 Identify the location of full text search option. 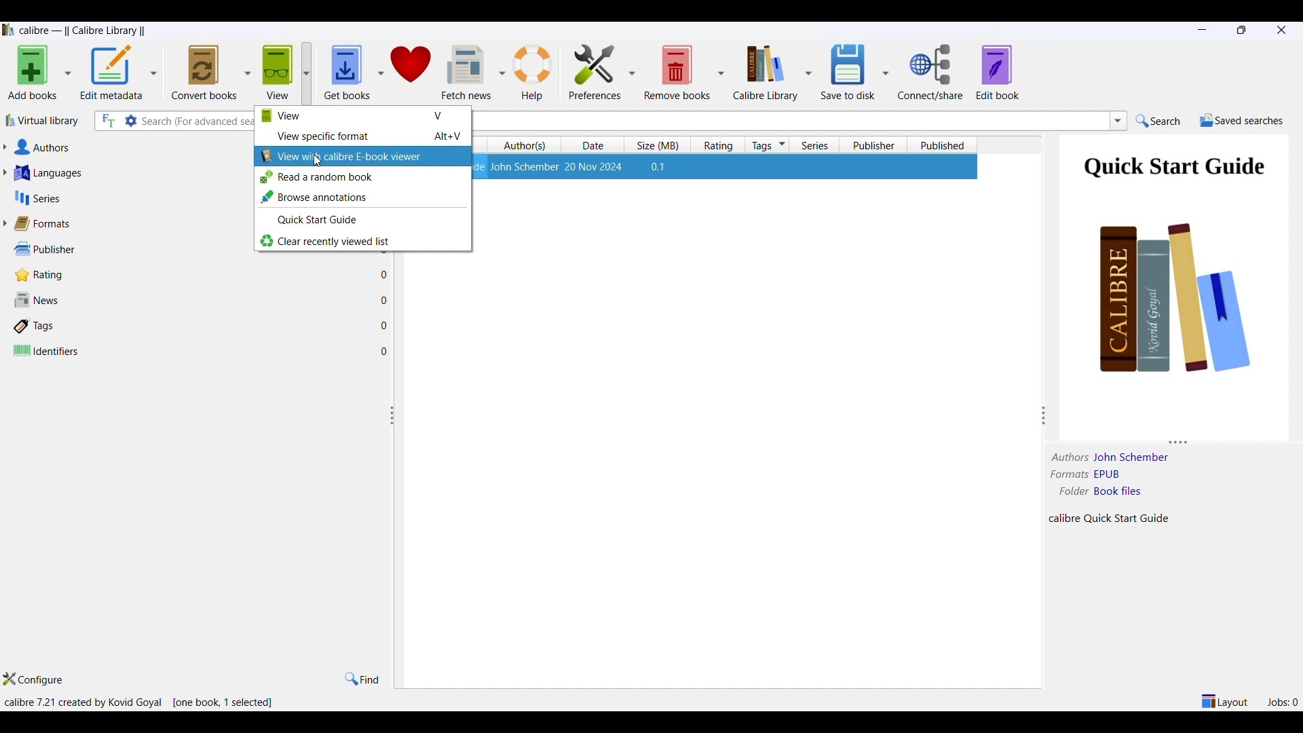
(109, 120).